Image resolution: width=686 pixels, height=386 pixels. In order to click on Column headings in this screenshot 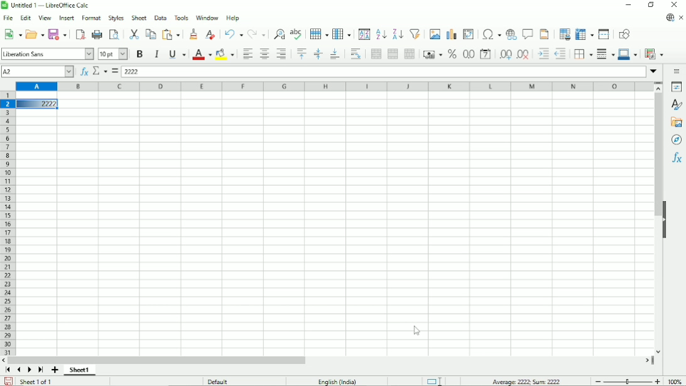, I will do `click(335, 86)`.